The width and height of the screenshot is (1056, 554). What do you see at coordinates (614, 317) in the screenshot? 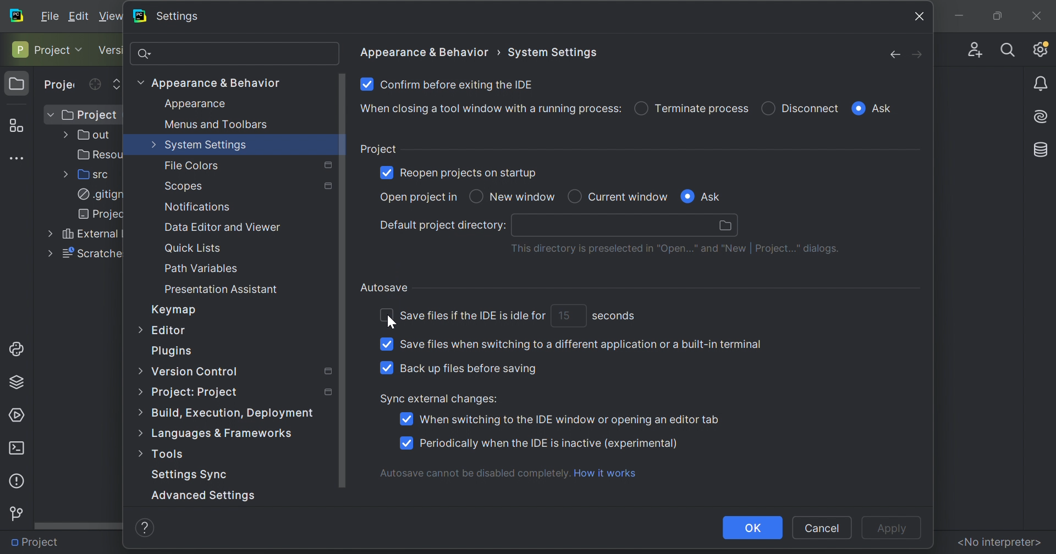
I see `seconds` at bounding box center [614, 317].